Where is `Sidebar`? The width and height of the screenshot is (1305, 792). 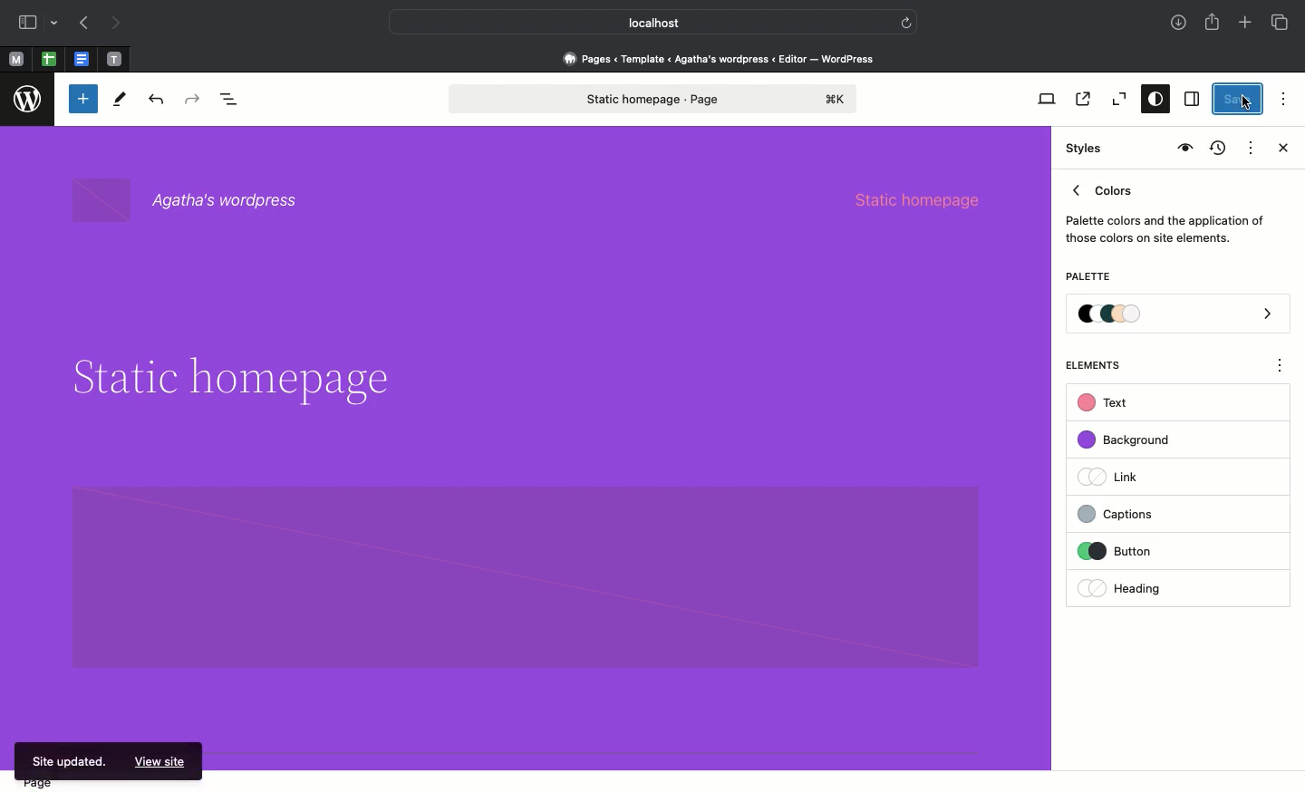
Sidebar is located at coordinates (27, 23).